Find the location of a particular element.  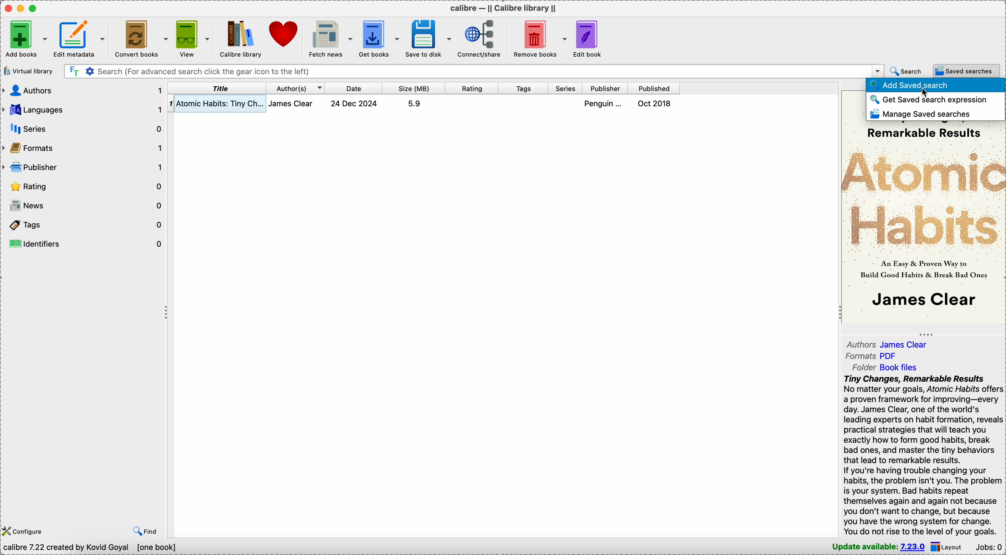

Tiny Changes, Remarkable Results

No matter your goals, Atomic Habits offer:
a proven framework for improving—every
day. James Clear, one of the world's
leading experts on habit formation, reveals
practical strategies that will teach you
exactly how to form good habits, break
bad ones, and master the tiny behaviors
that lead to remarkable results.

If you're having trouble changing your
habits, the problem isn't you. The problem
is your system. Bad habits repeat
themselves again and again not because
you don't want to change, but because
you have the wrong system for change.
You do not rise to the level of vour goals. is located at coordinates (919, 453).